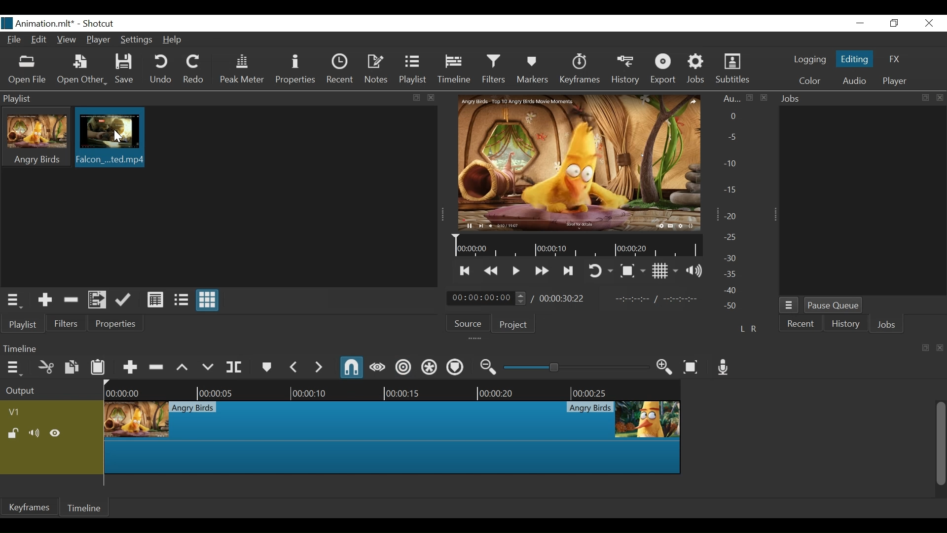 This screenshot has width=947, height=533. Describe the element at coordinates (894, 81) in the screenshot. I see `Player` at that location.